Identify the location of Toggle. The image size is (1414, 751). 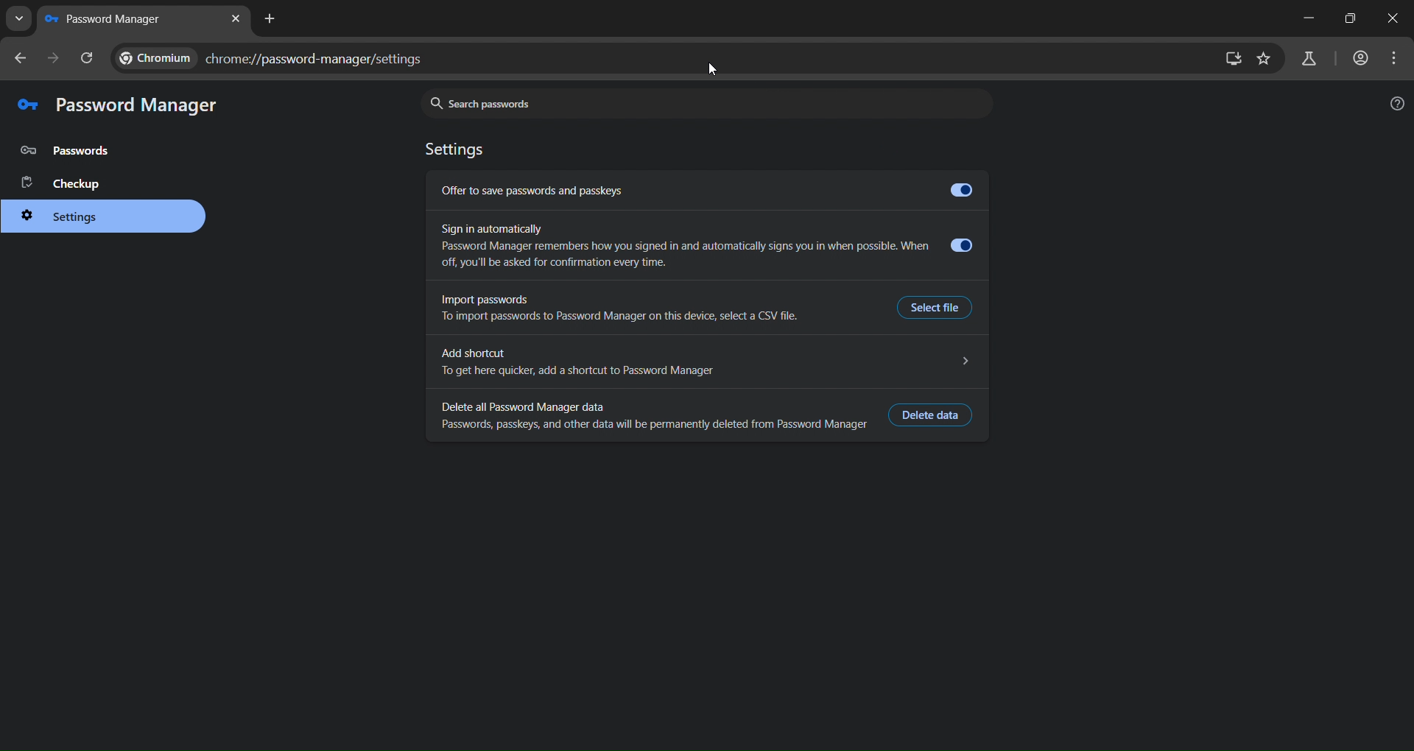
(960, 191).